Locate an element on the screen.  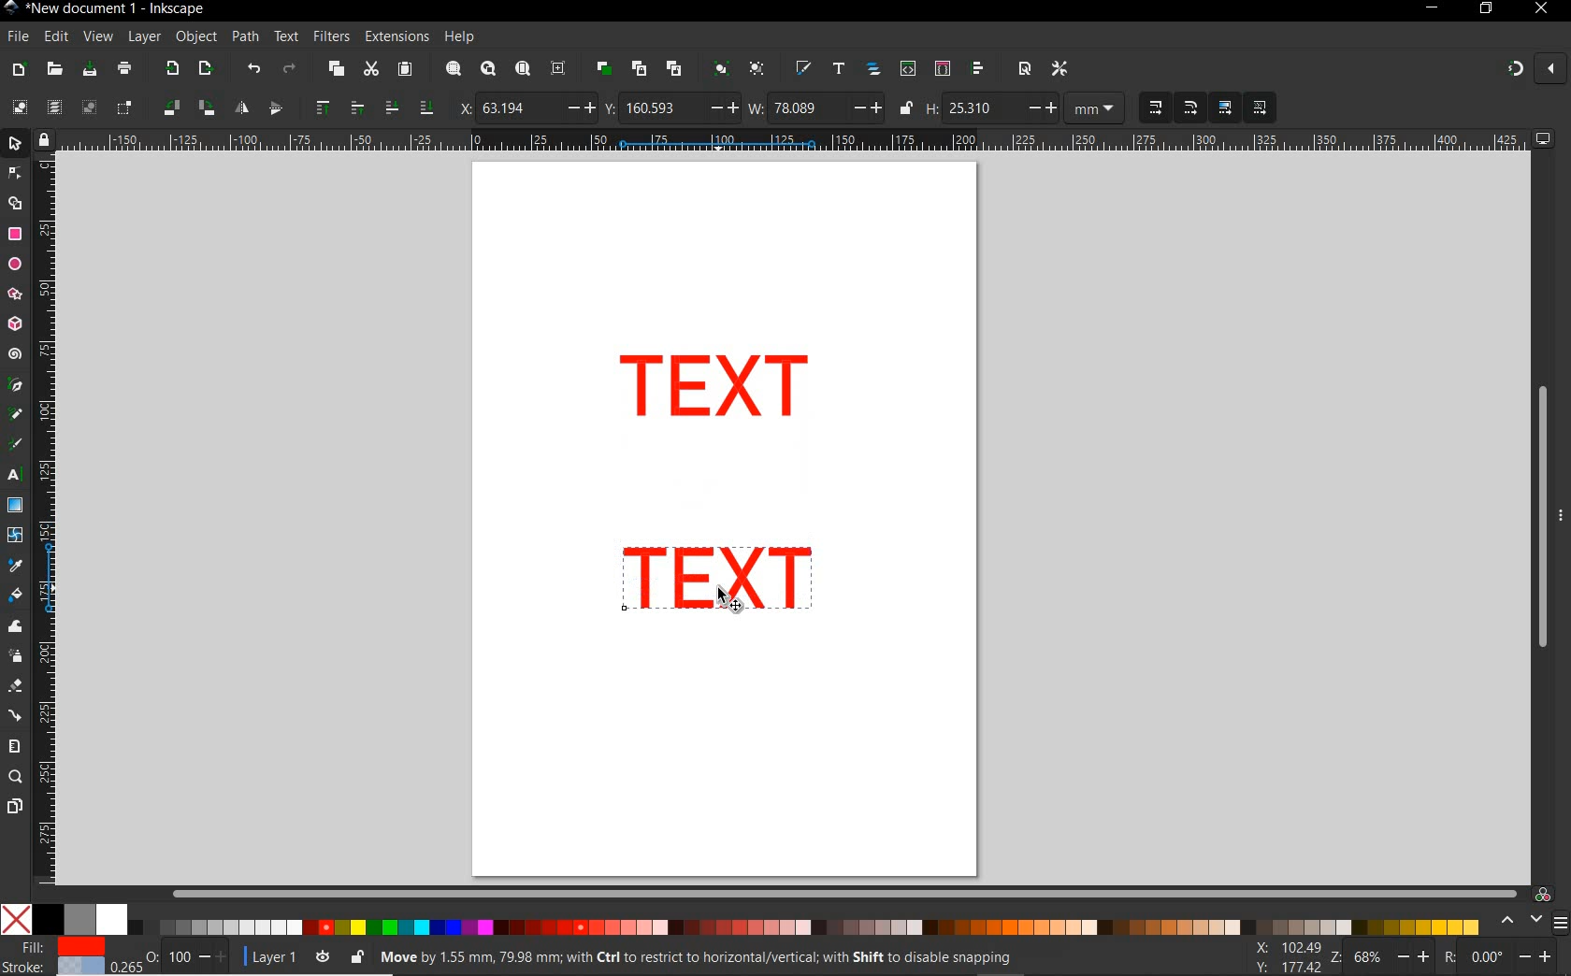
connector tool is located at coordinates (15, 715).